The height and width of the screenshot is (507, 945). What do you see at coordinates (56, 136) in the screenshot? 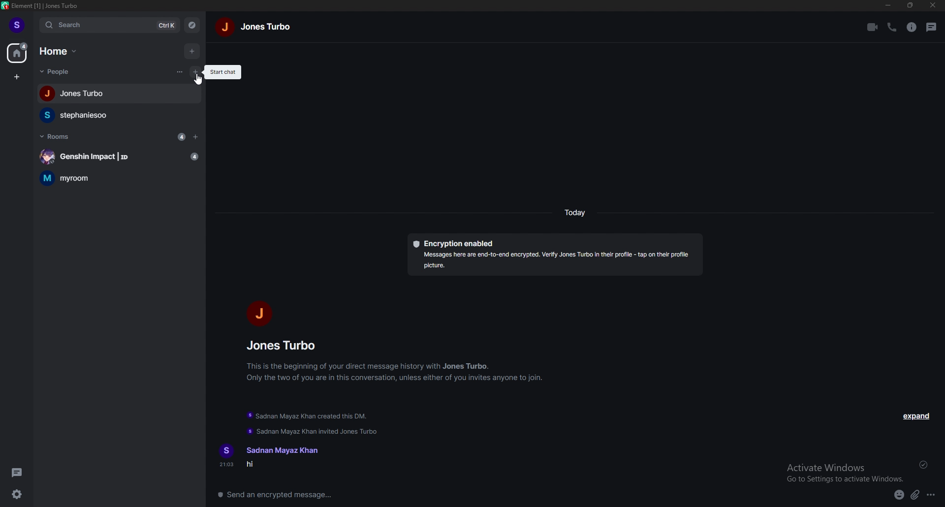
I see `rooms` at bounding box center [56, 136].